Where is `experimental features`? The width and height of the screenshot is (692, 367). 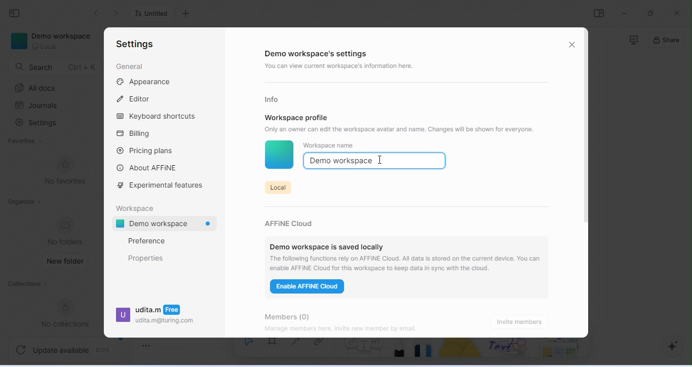
experimental features is located at coordinates (163, 186).